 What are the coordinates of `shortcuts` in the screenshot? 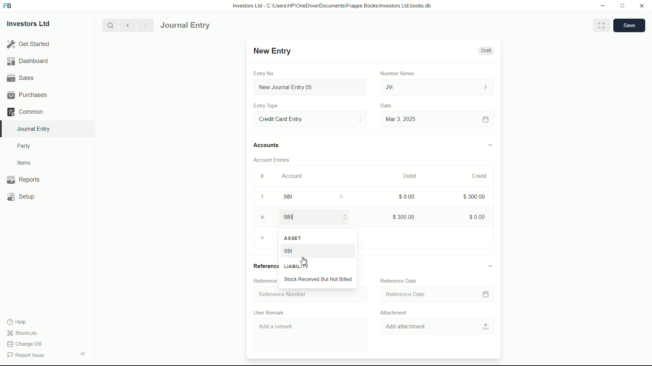 It's located at (24, 333).